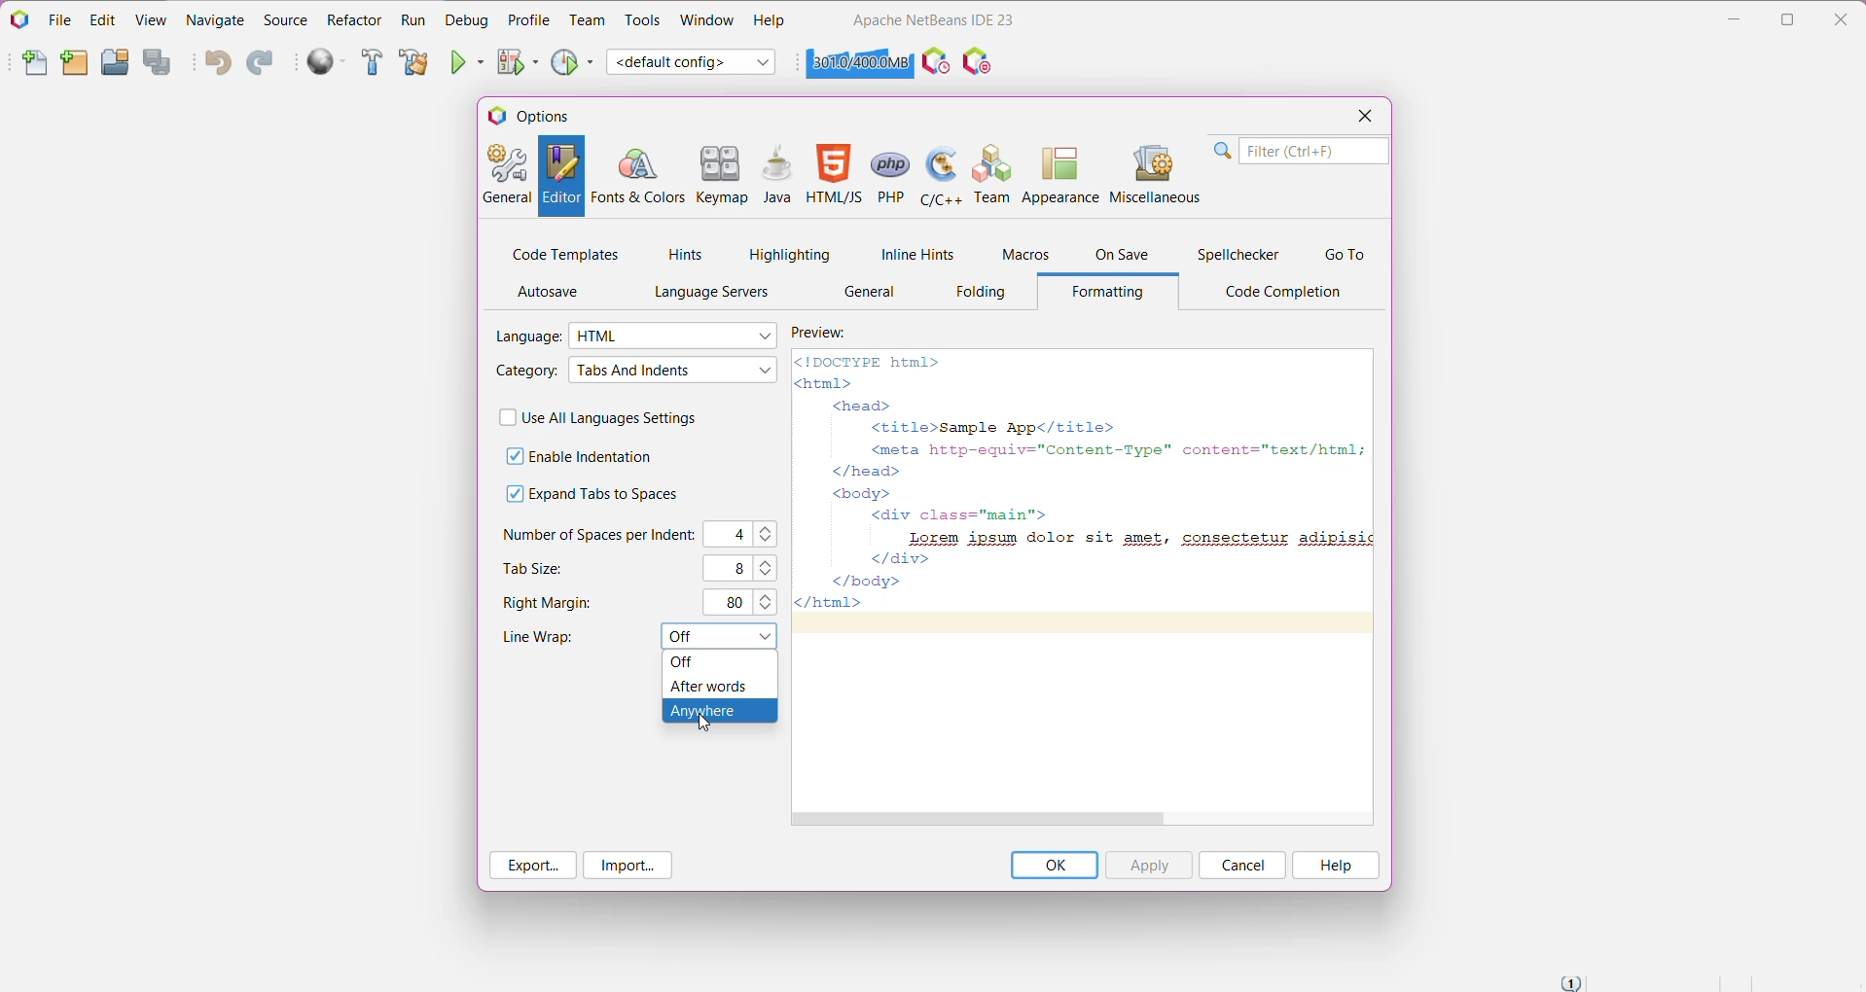 This screenshot has height=992, width=1866. I want to click on Restore Down, so click(1790, 19).